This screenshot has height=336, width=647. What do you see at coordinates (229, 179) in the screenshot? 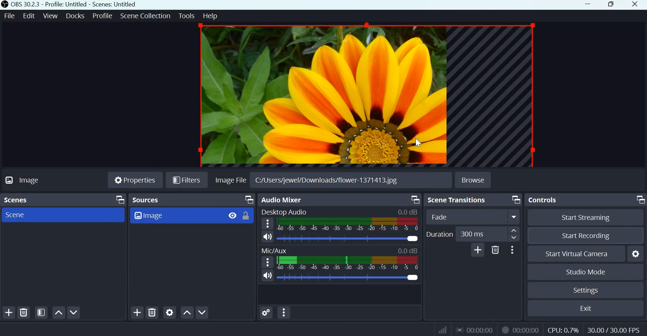
I see `Image File` at bounding box center [229, 179].